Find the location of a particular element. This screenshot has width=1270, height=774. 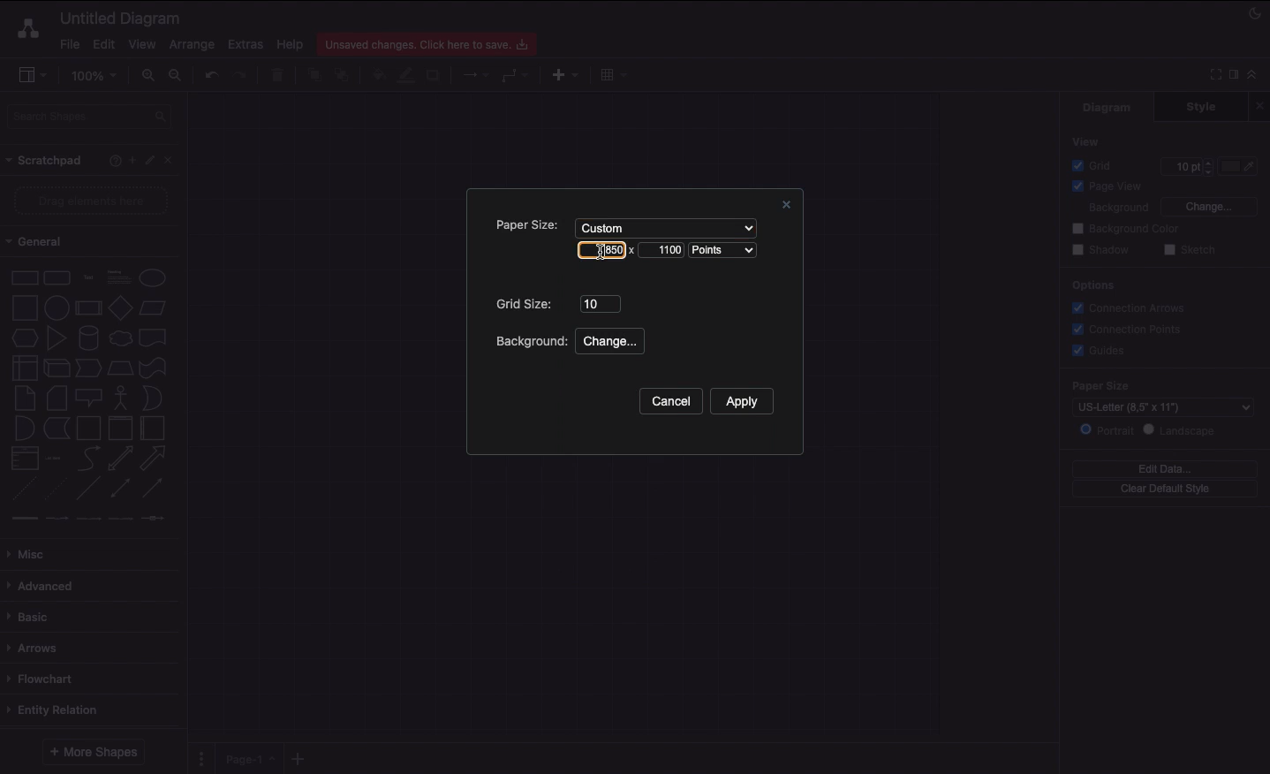

Waypoints is located at coordinates (516, 77).